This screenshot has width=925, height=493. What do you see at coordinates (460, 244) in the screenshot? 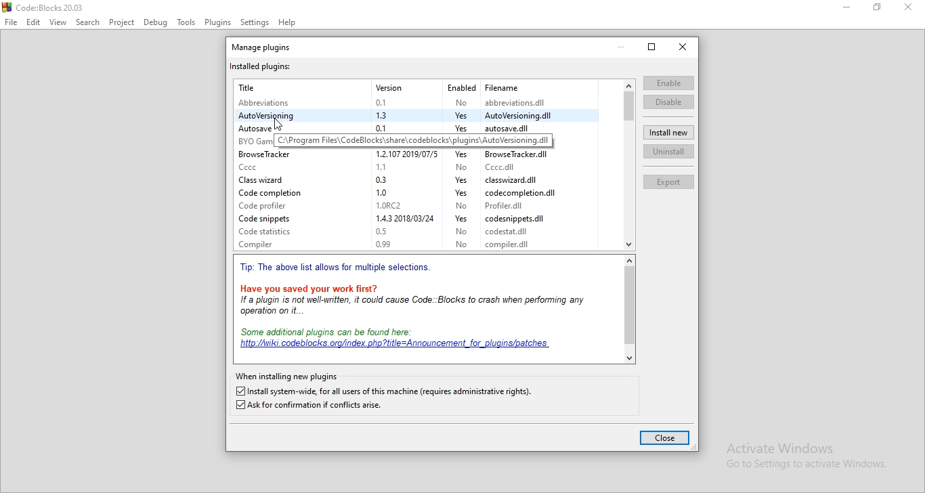
I see `No` at bounding box center [460, 244].